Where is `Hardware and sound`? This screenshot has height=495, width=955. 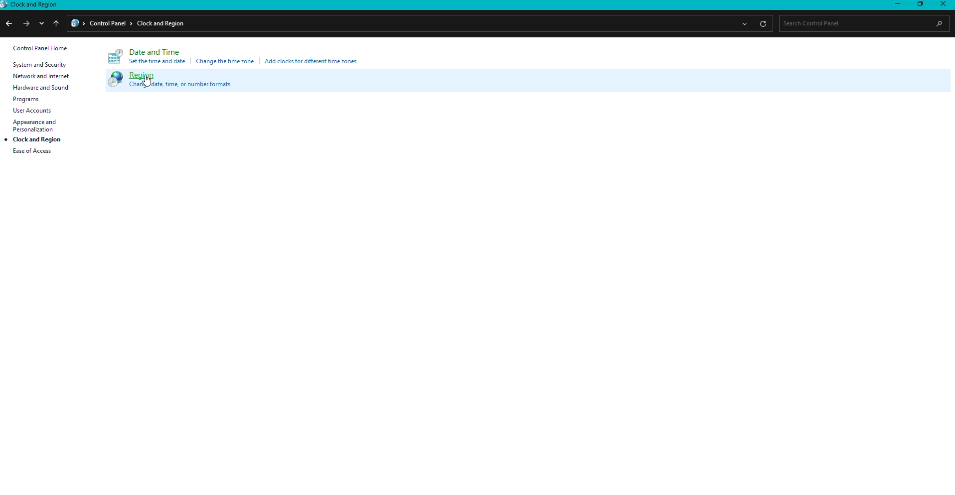
Hardware and sound is located at coordinates (39, 88).